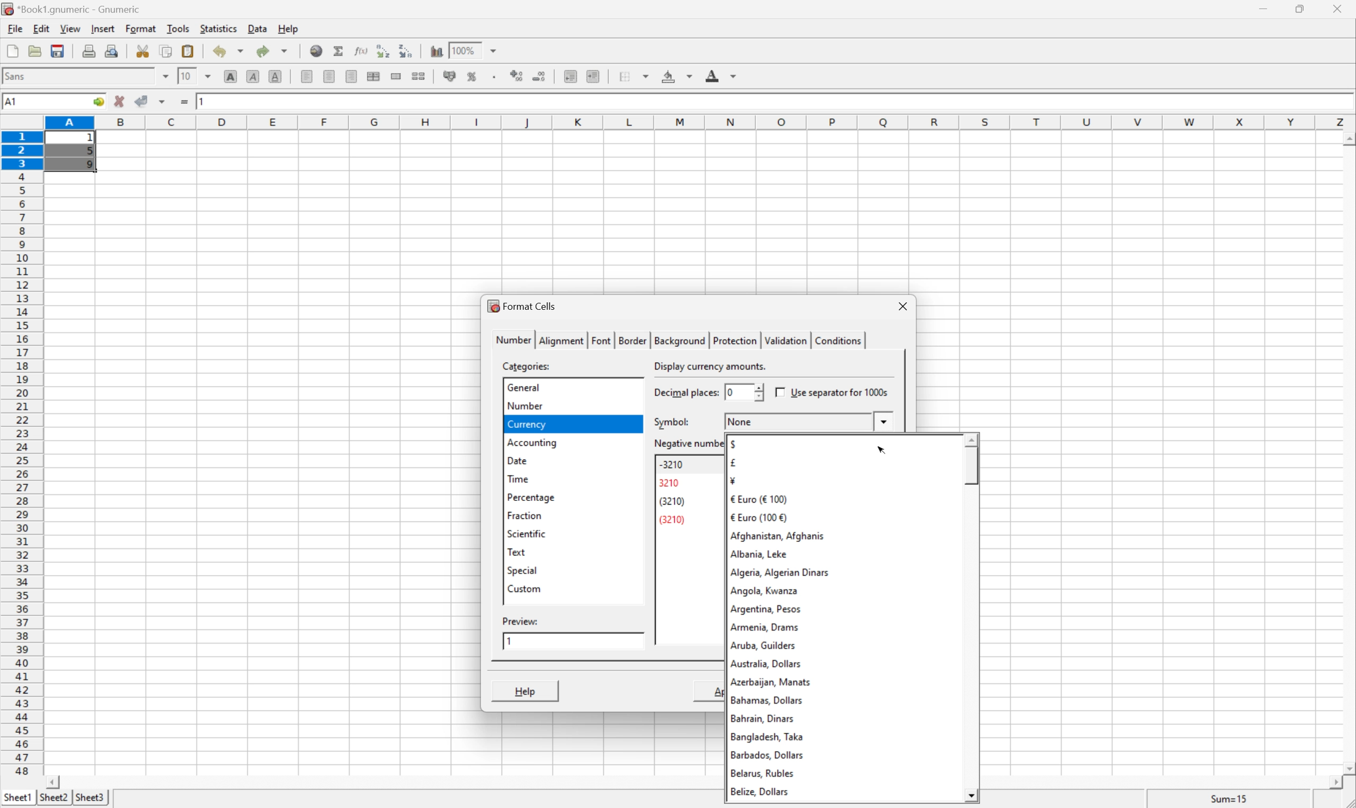 The height and width of the screenshot is (808, 1356). I want to click on negative number format, so click(687, 444).